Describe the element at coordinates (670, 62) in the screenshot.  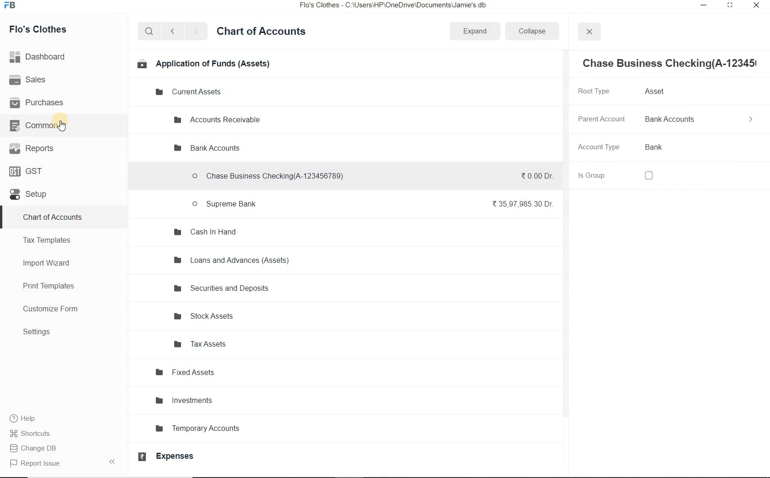
I see `Chase Business Checking(A-12345!` at that location.